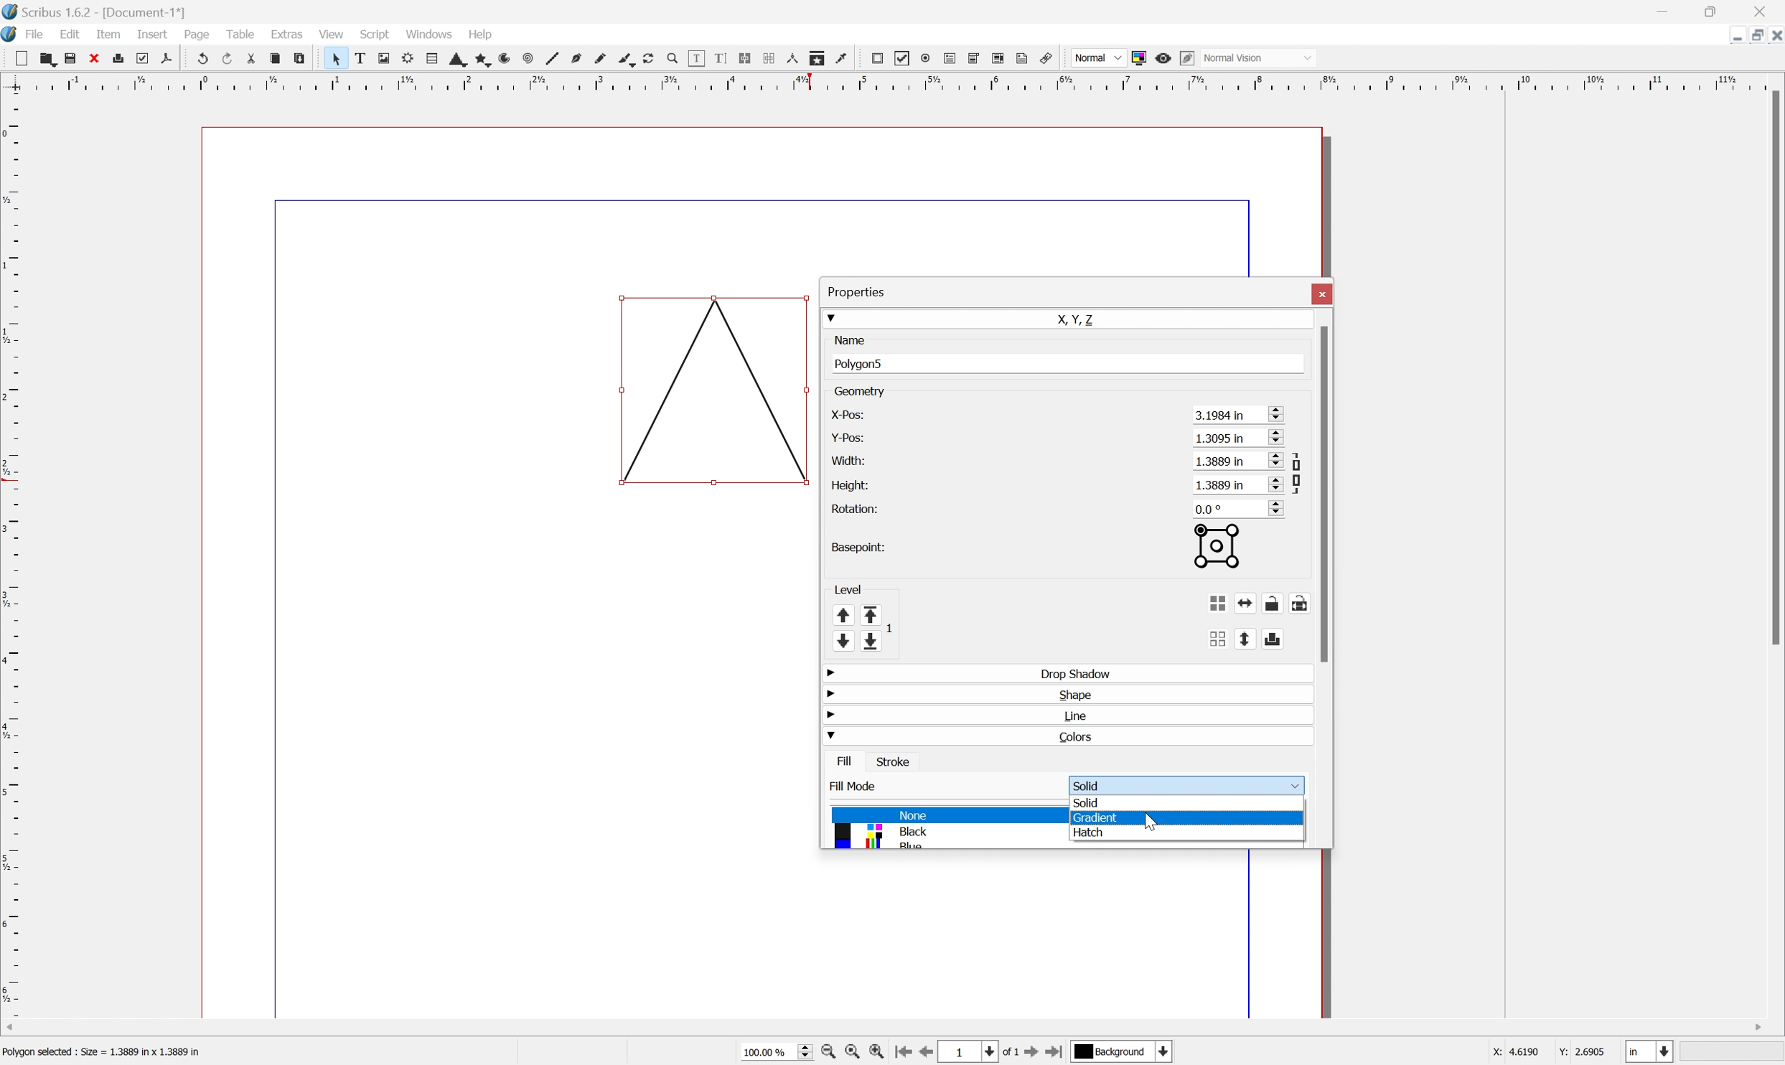  I want to click on Minimize, so click(1664, 9).